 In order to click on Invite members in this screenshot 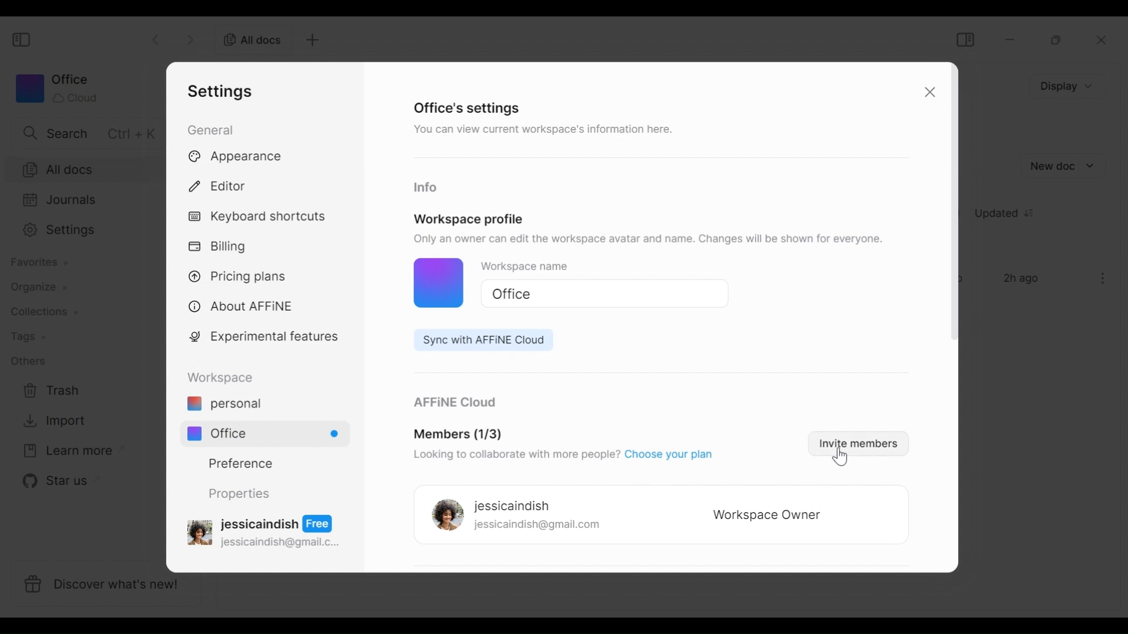, I will do `click(855, 443)`.